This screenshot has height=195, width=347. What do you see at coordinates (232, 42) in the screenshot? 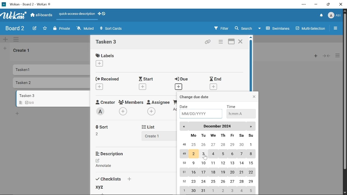
I see `maximize card` at bounding box center [232, 42].